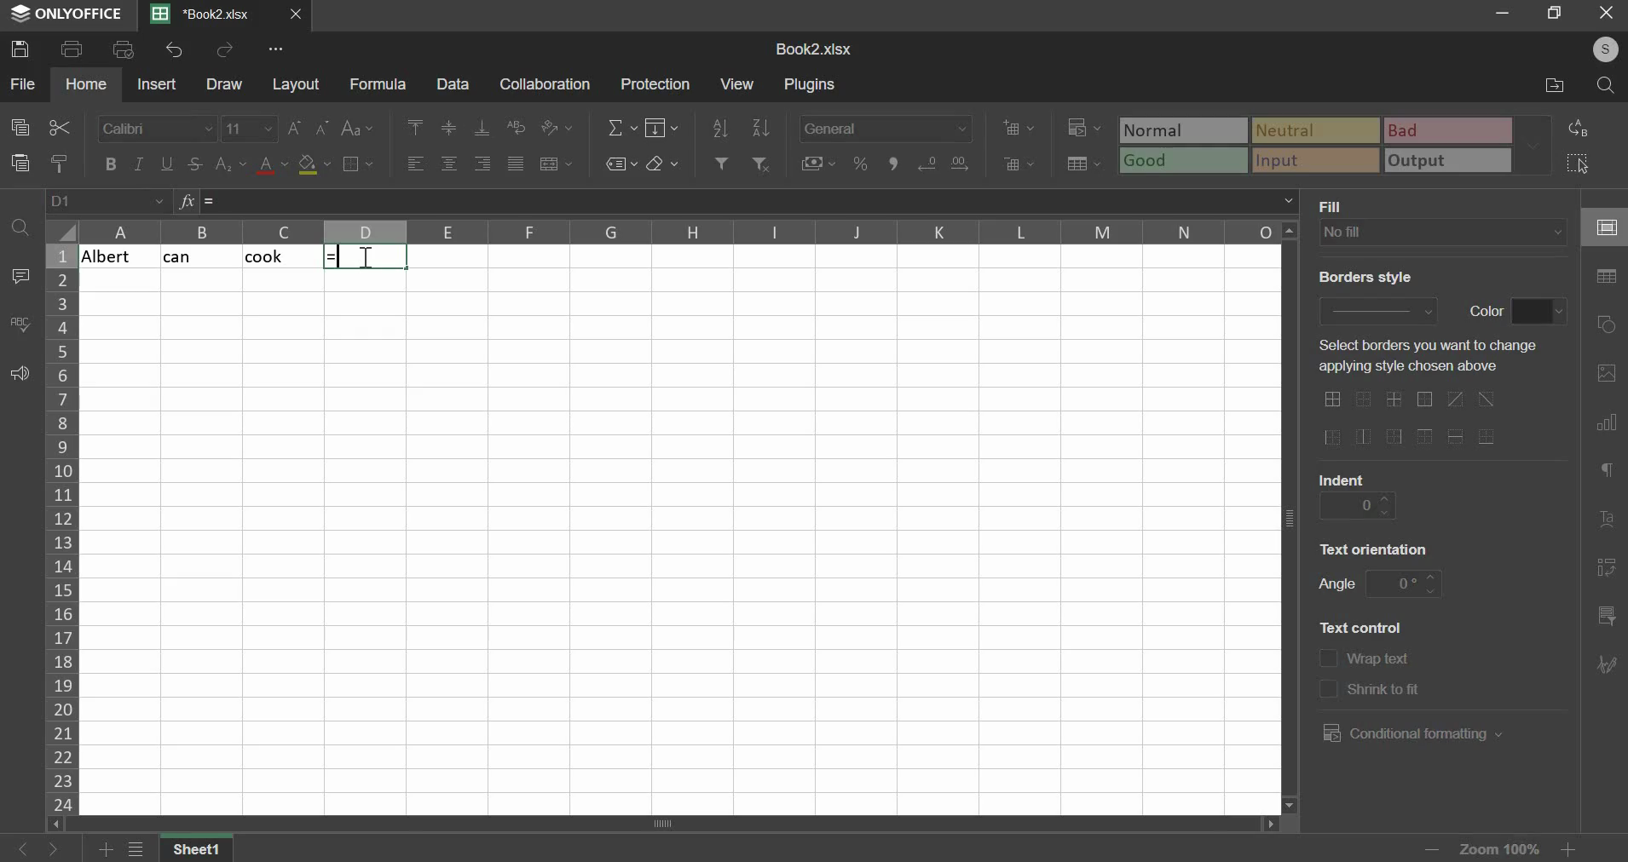 The image size is (1628, 862). Describe the element at coordinates (20, 163) in the screenshot. I see `paste` at that location.